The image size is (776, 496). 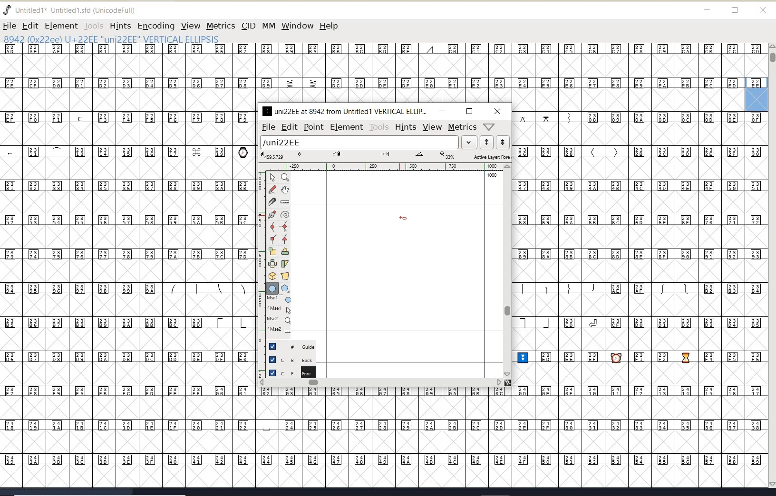 I want to click on uni22EE at 8942 from Untitled1 VERTICAL ELLIPSE, so click(x=345, y=111).